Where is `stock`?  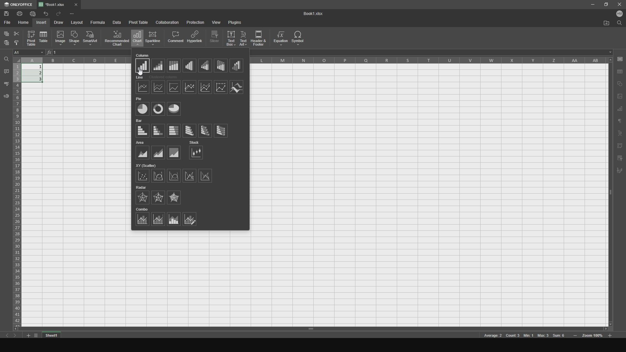
stock is located at coordinates (202, 151).